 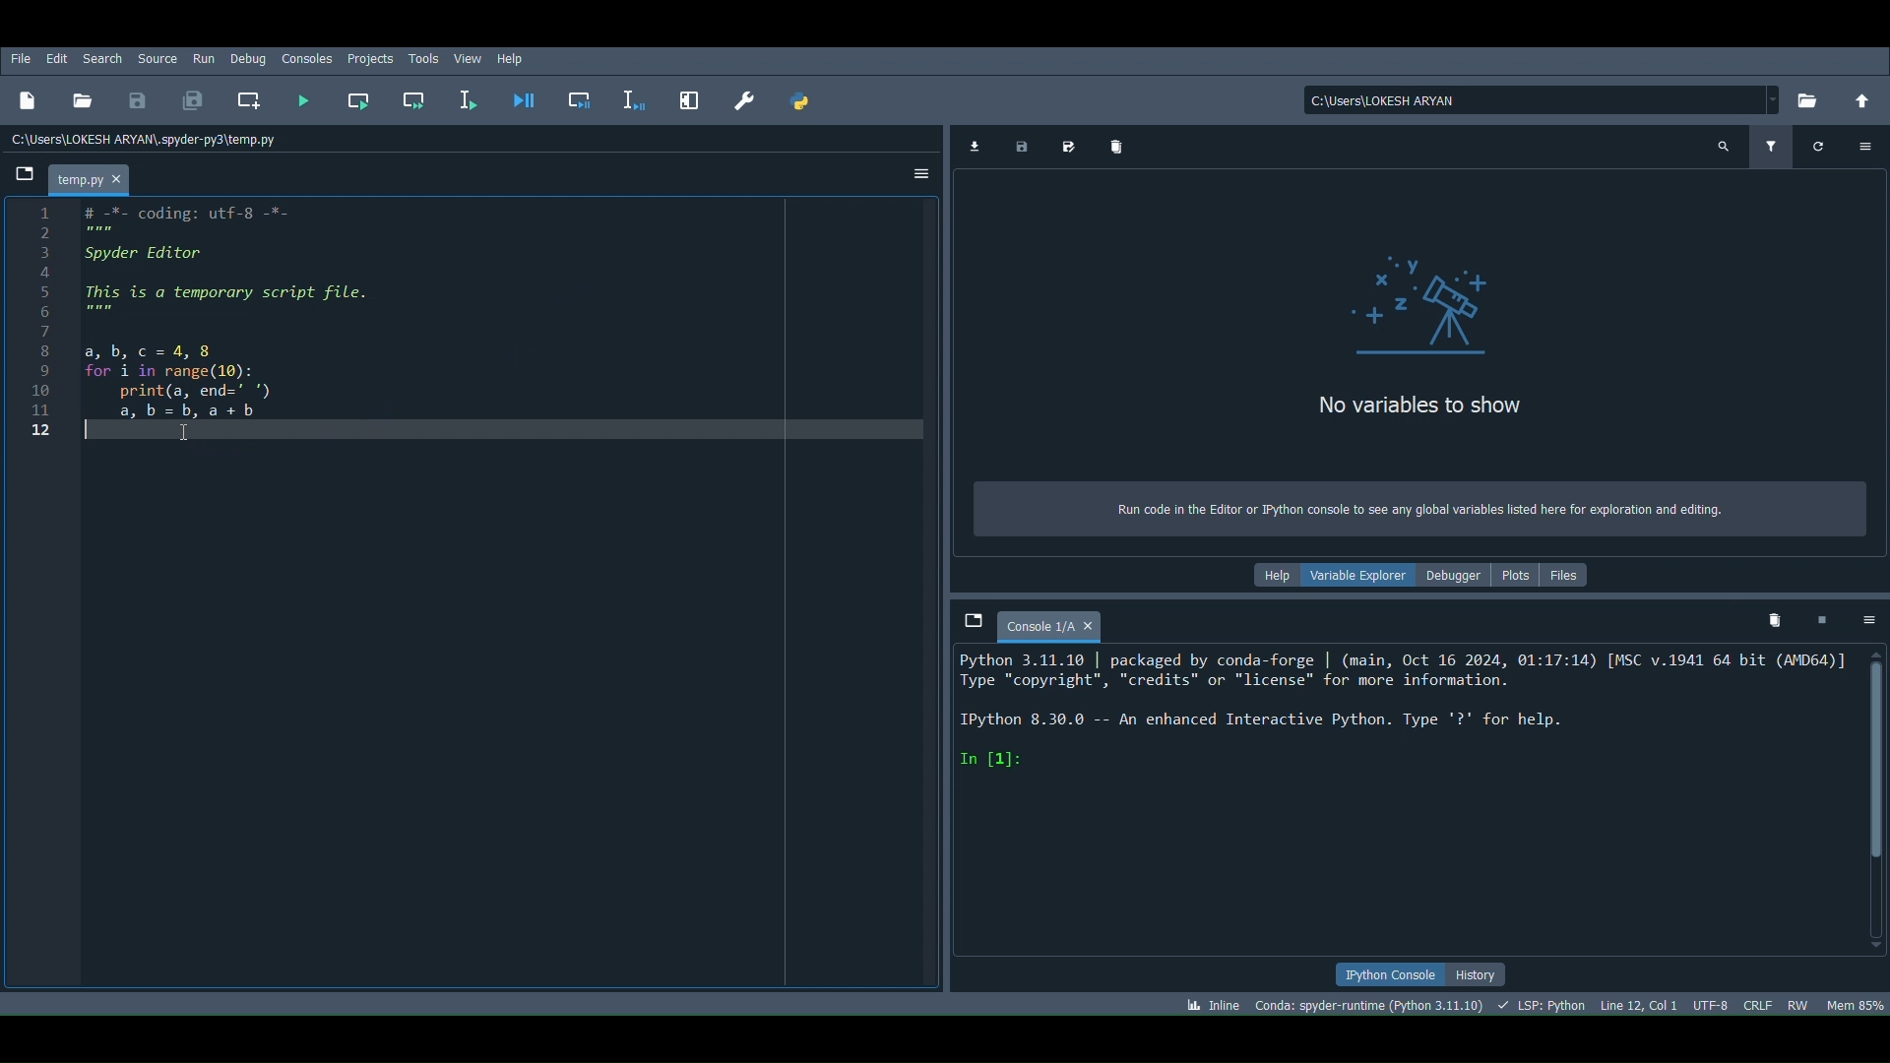 I want to click on Plots, so click(x=1518, y=574).